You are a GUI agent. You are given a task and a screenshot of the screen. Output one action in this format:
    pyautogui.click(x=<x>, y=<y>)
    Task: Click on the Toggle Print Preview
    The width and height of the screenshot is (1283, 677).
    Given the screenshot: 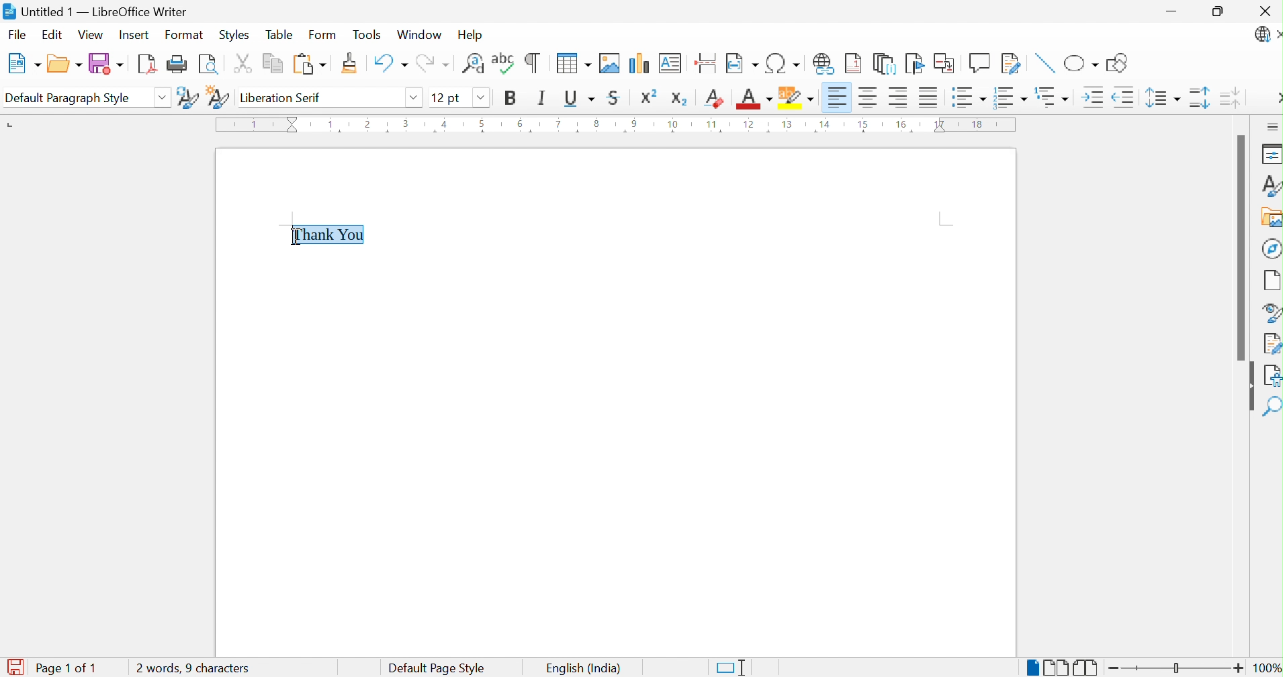 What is the action you would take?
    pyautogui.click(x=208, y=64)
    